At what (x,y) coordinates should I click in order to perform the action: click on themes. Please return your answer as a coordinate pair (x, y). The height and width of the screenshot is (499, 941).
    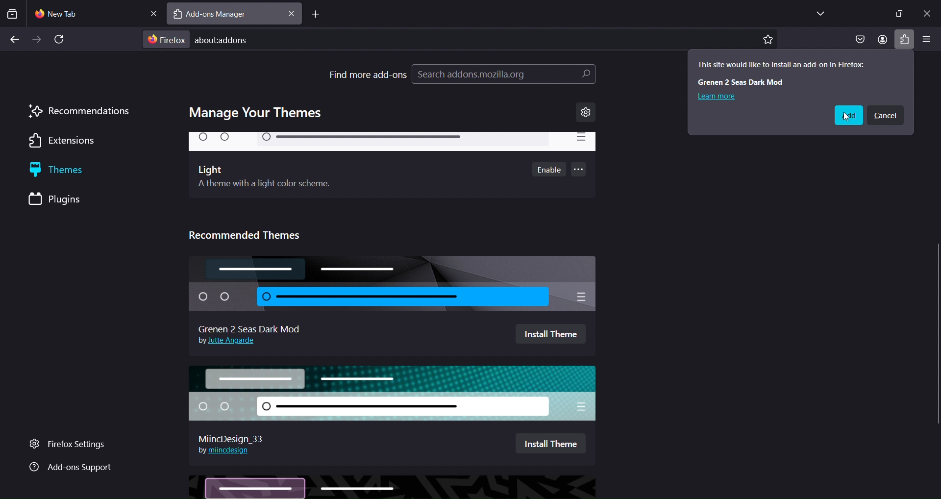
    Looking at the image, I should click on (70, 171).